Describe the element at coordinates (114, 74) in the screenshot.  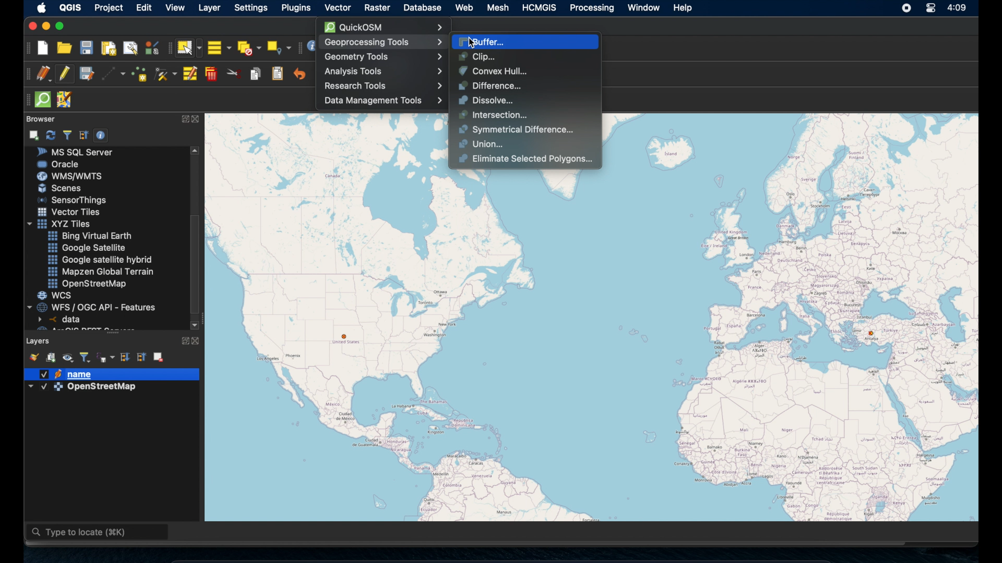
I see `digitize with segment` at that location.